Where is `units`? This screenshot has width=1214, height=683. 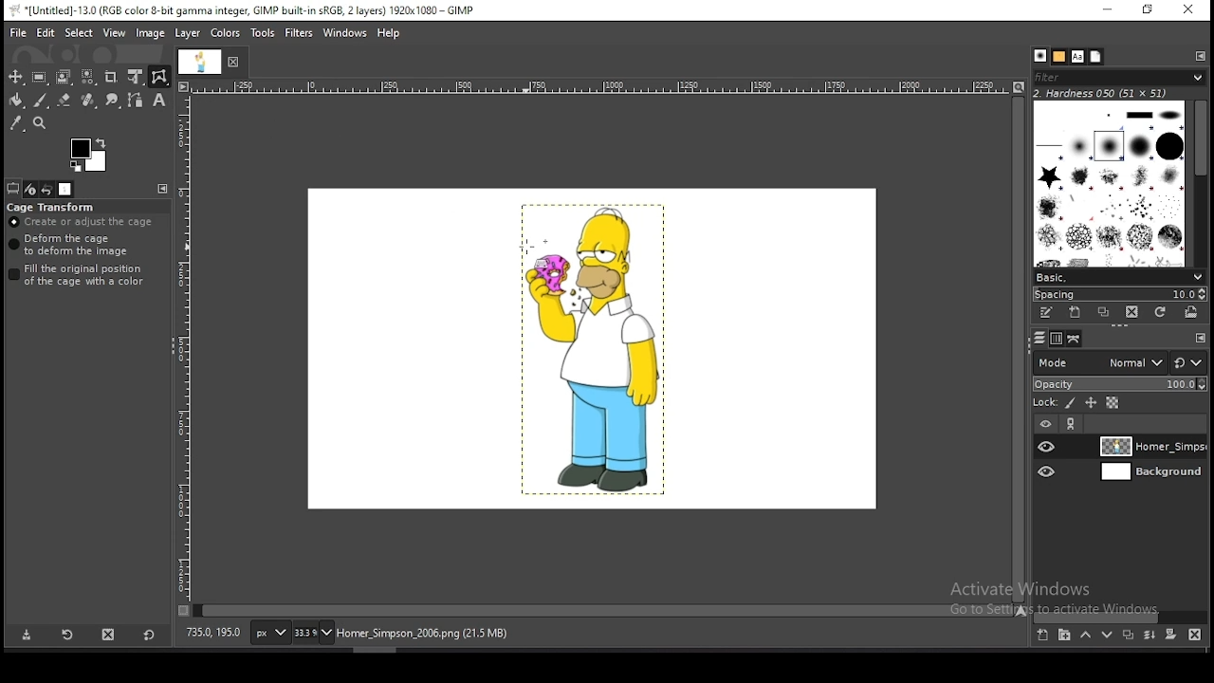
units is located at coordinates (268, 634).